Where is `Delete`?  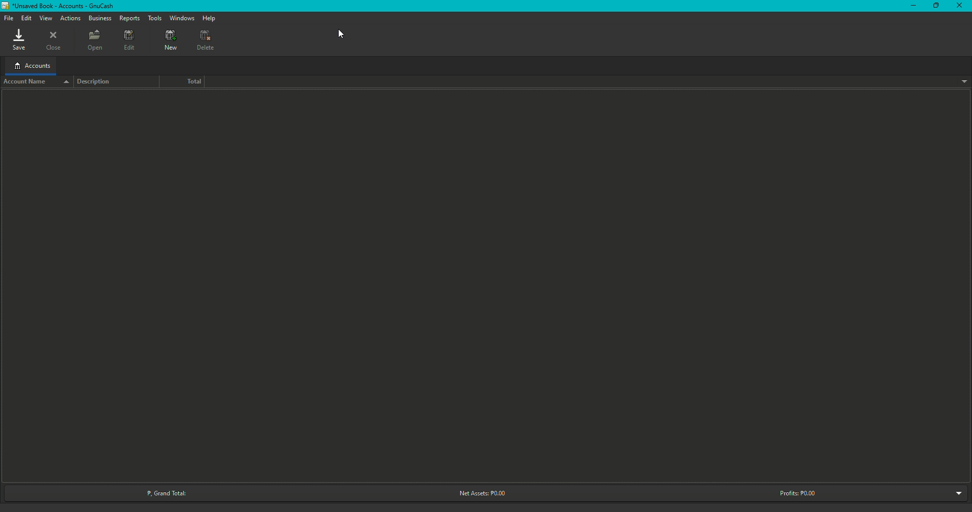
Delete is located at coordinates (206, 40).